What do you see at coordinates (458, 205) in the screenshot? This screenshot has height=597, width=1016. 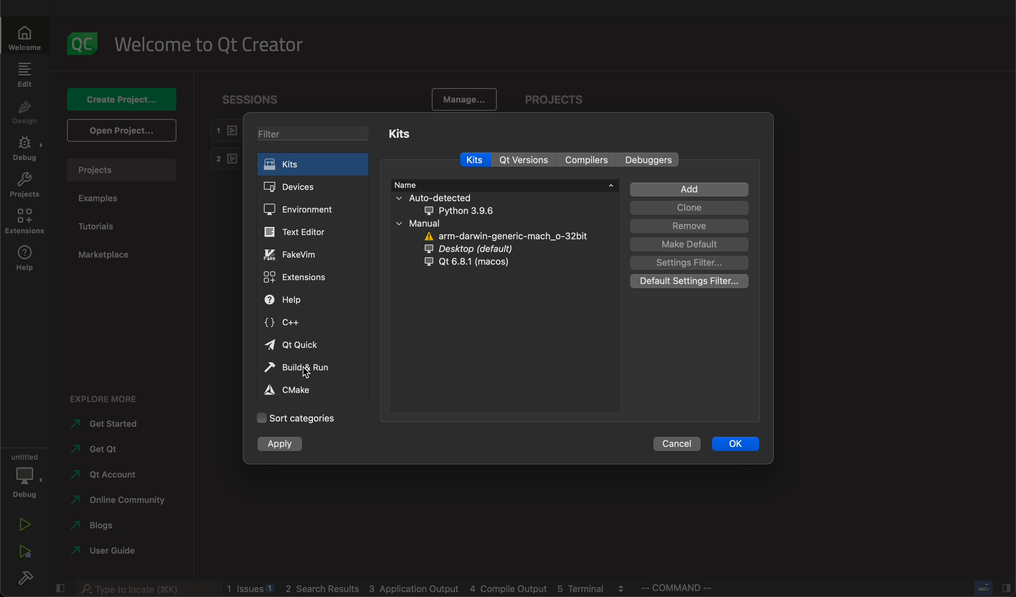 I see `auto detected` at bounding box center [458, 205].